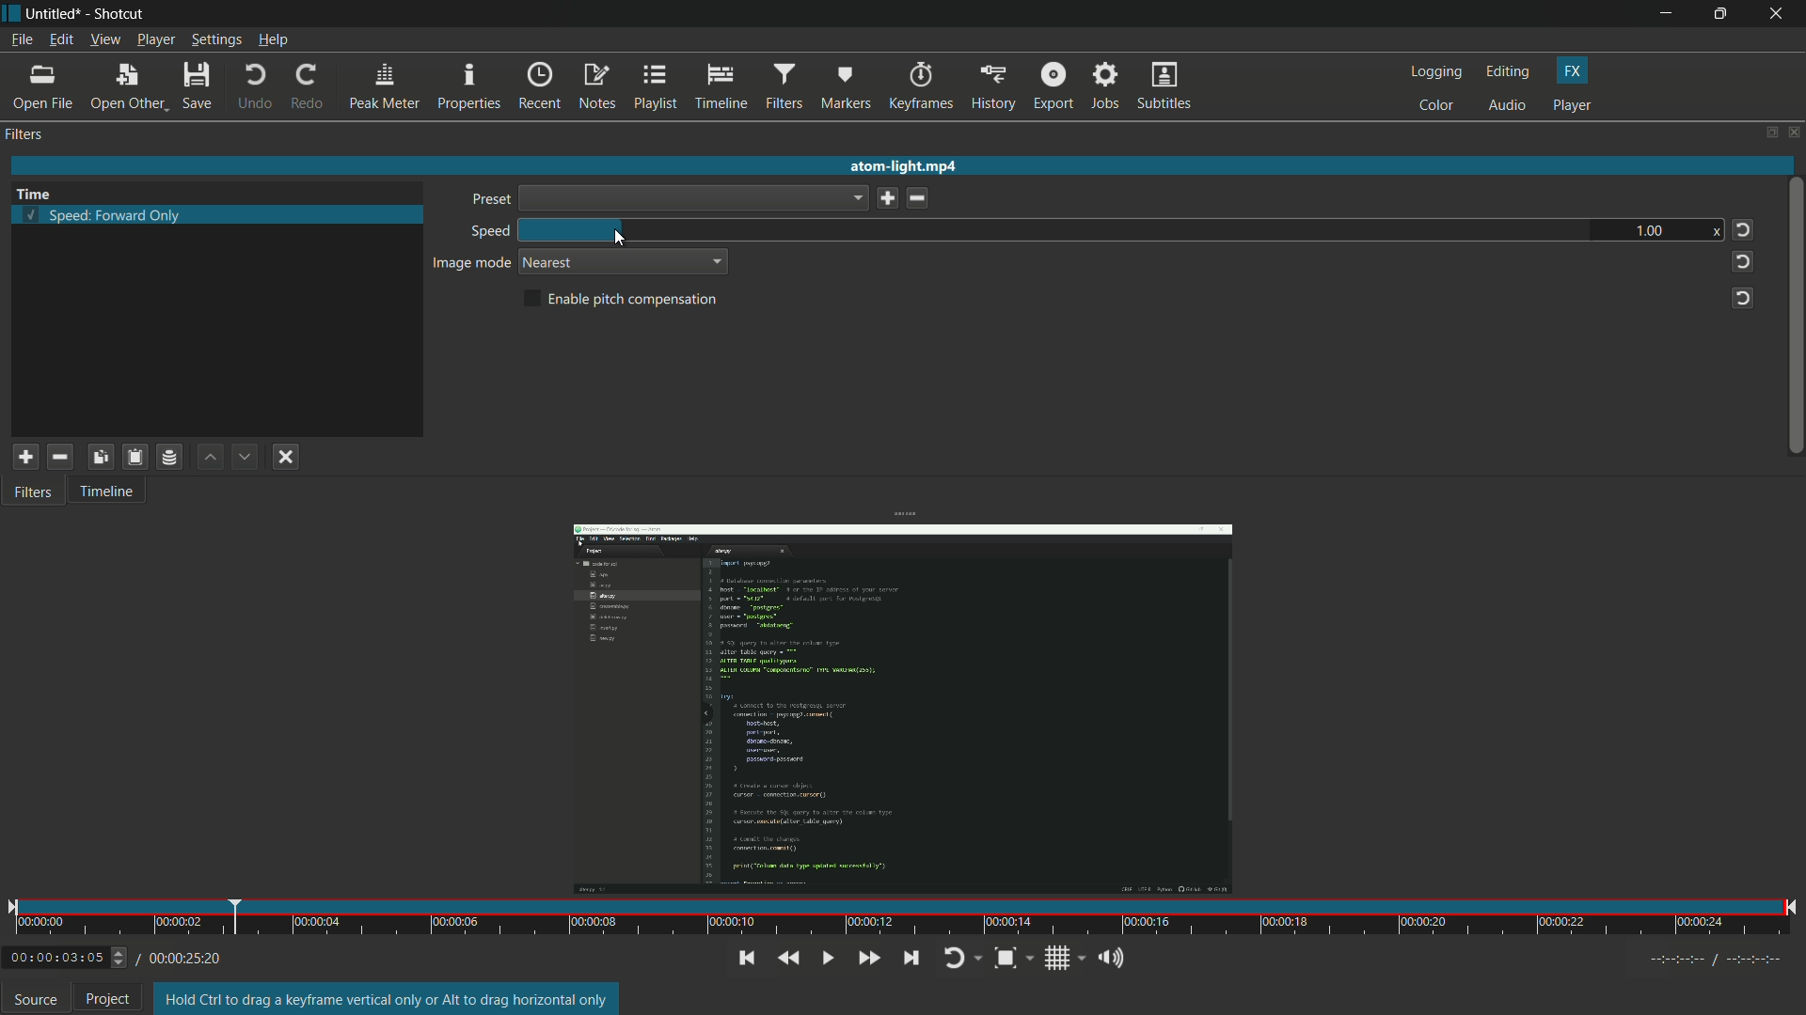  What do you see at coordinates (1107, 86) in the screenshot?
I see `jobs` at bounding box center [1107, 86].